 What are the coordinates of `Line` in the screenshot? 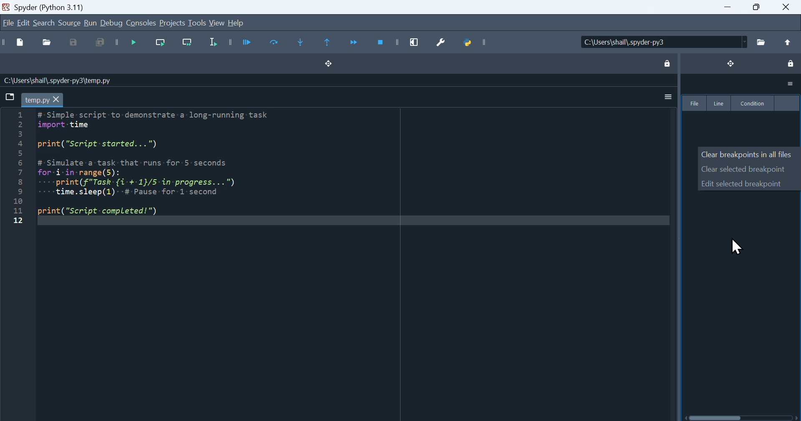 It's located at (718, 103).